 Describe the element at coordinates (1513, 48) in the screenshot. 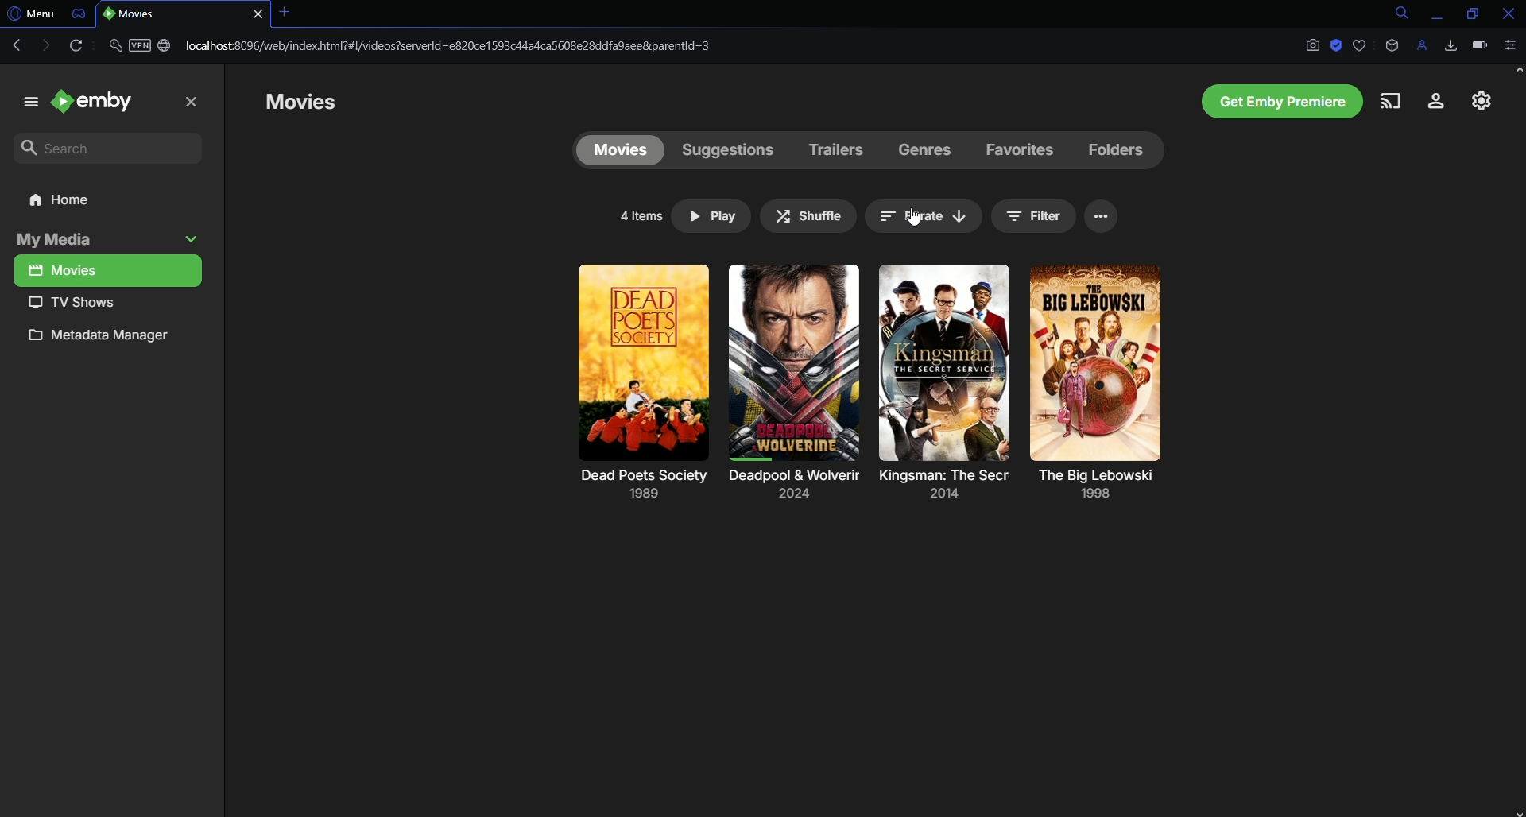

I see `Options` at that location.